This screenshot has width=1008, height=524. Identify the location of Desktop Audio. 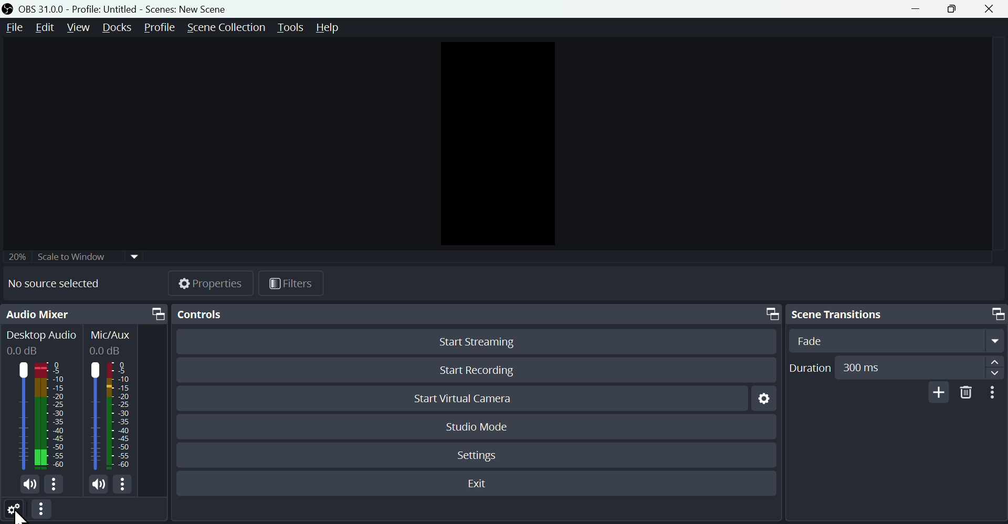
(55, 416).